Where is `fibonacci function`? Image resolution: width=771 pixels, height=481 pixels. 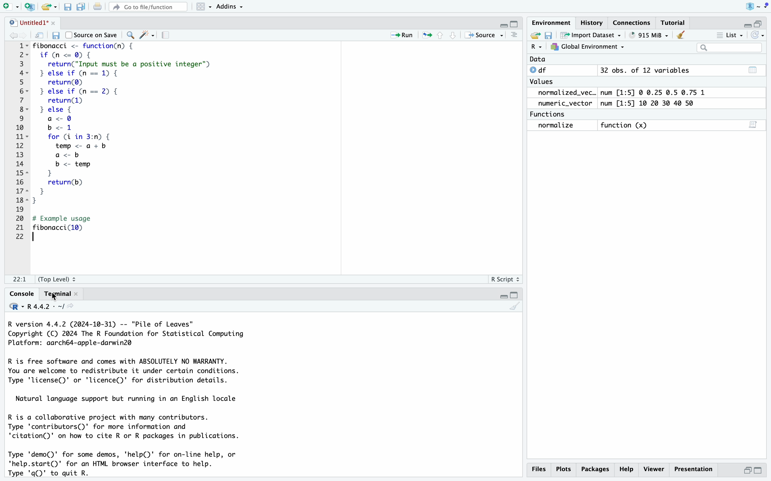
fibonacci function is located at coordinates (87, 46).